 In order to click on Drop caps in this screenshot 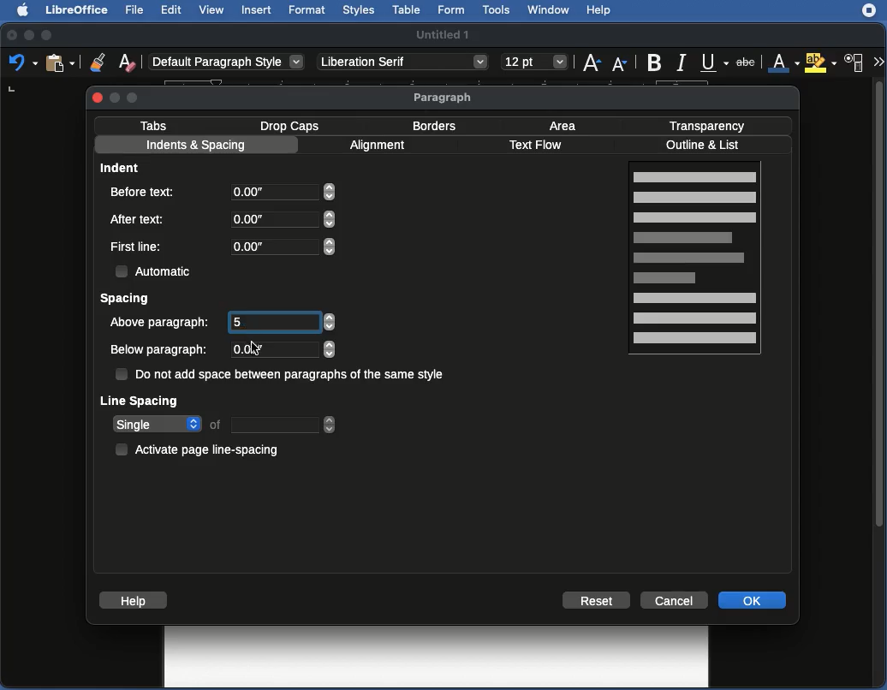, I will do `click(293, 125)`.